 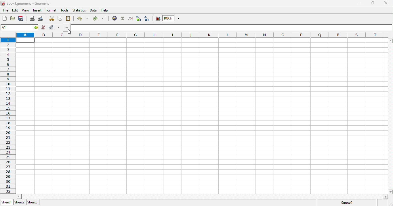 I want to click on function wizard, so click(x=131, y=18).